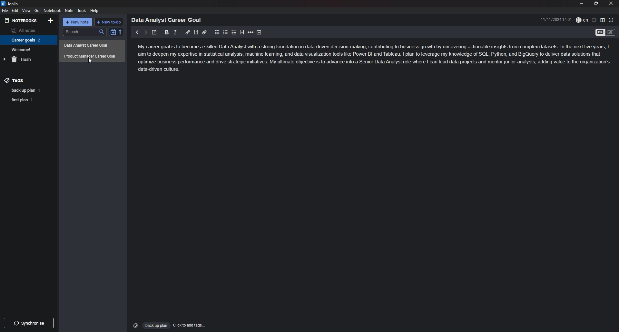 This screenshot has height=332, width=619. I want to click on add time, so click(259, 32).